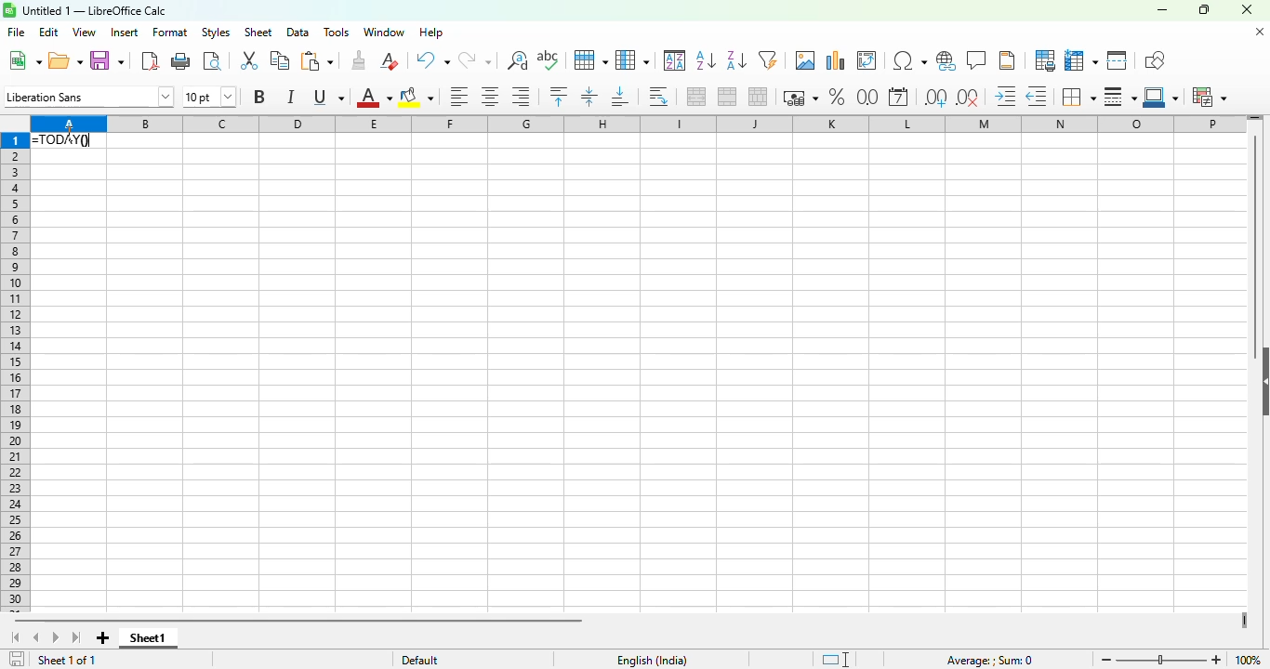 The image size is (1270, 669). I want to click on close document, so click(1260, 32).